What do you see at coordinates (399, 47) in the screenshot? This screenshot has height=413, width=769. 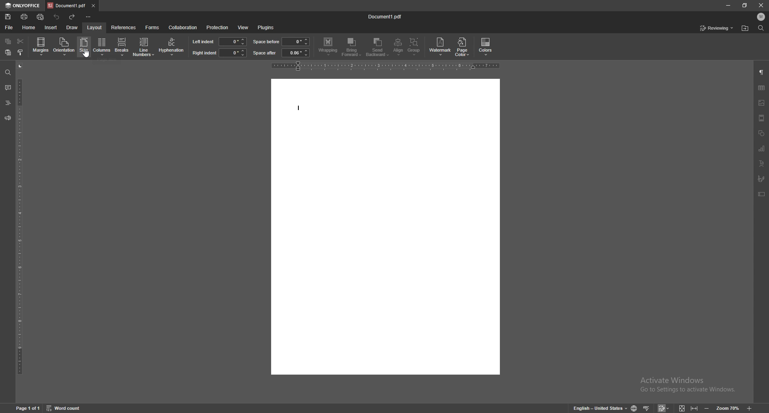 I see `align` at bounding box center [399, 47].